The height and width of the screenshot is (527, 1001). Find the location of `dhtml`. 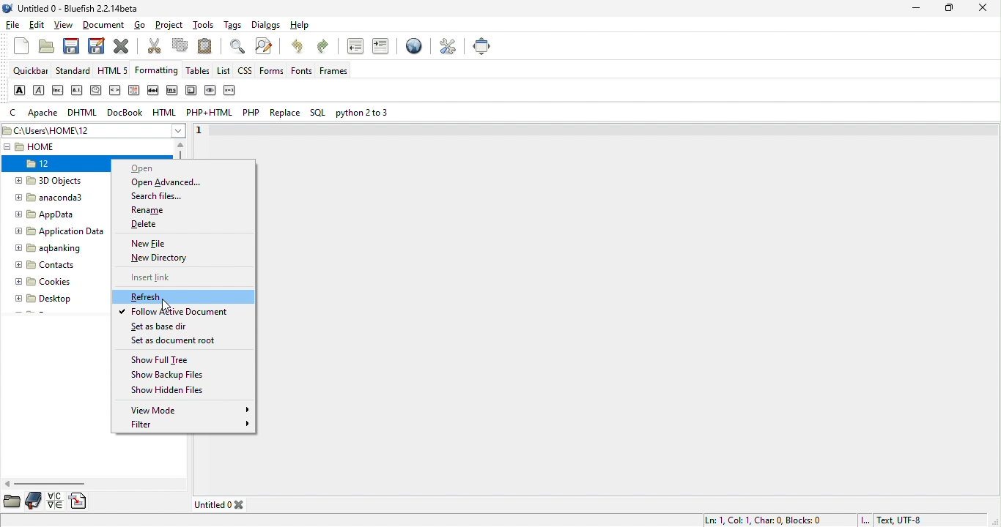

dhtml is located at coordinates (84, 113).